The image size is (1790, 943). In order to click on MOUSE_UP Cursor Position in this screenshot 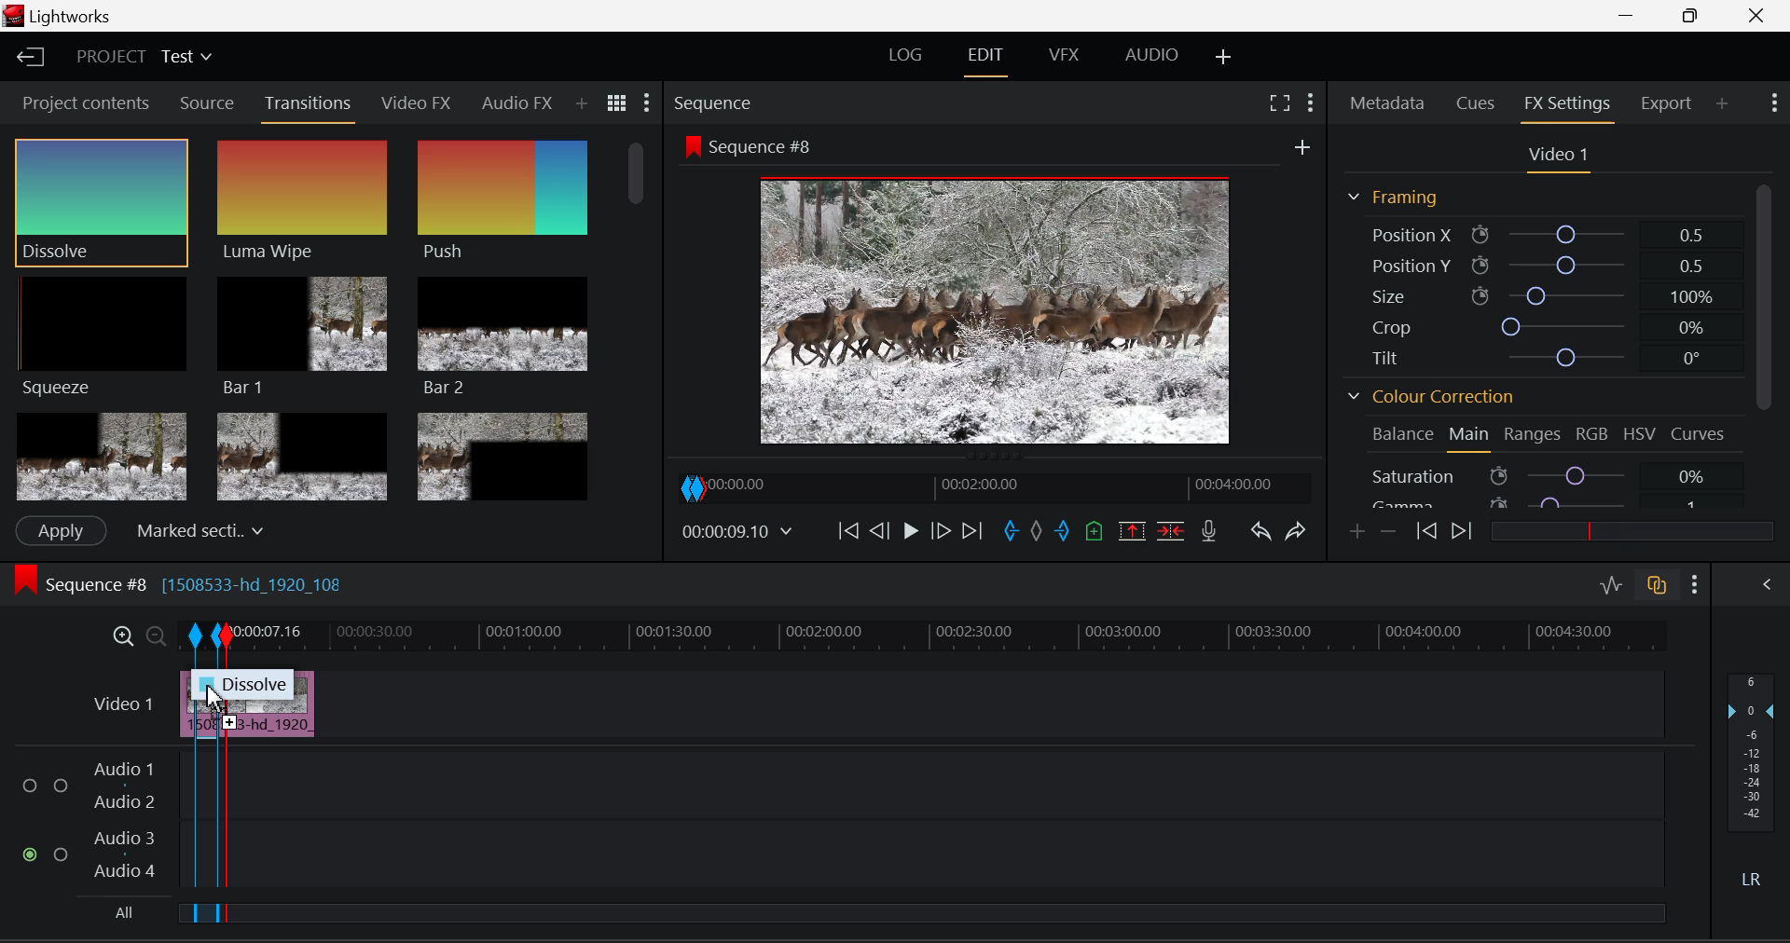, I will do `click(212, 696)`.